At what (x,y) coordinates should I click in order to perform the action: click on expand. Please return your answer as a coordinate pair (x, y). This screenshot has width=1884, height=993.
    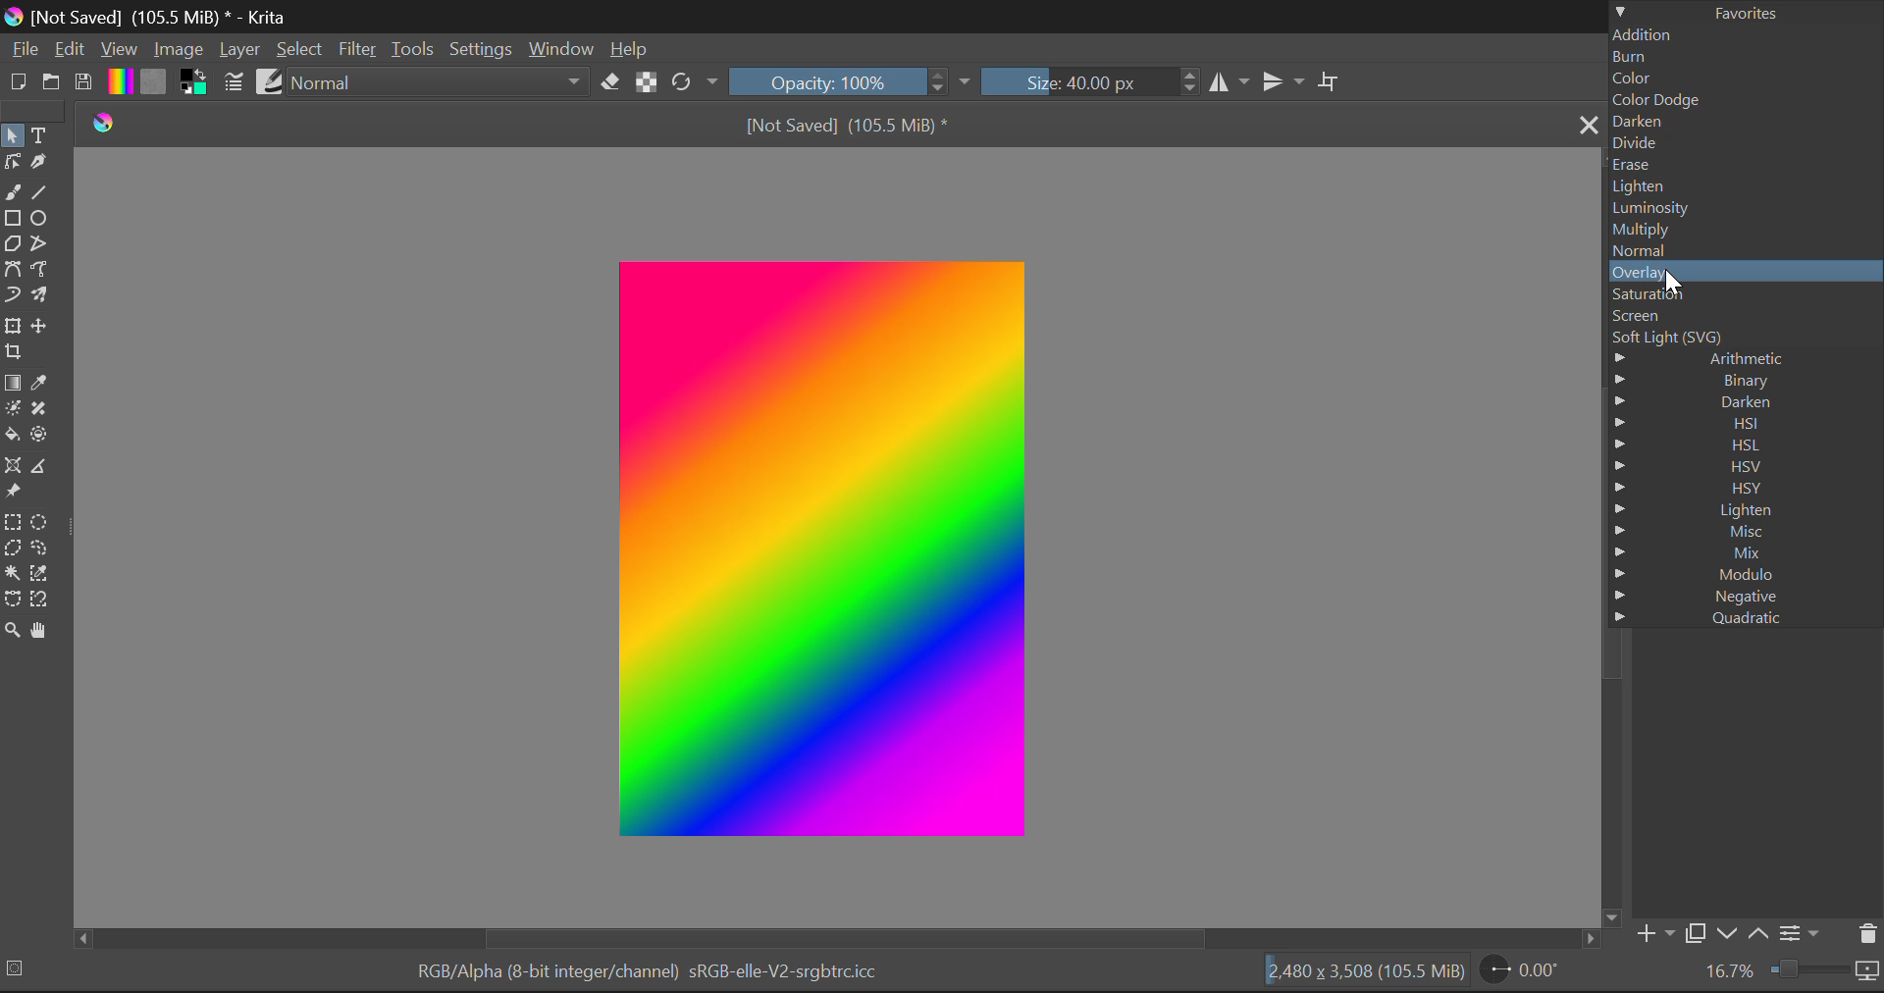
    Looking at the image, I should click on (965, 83).